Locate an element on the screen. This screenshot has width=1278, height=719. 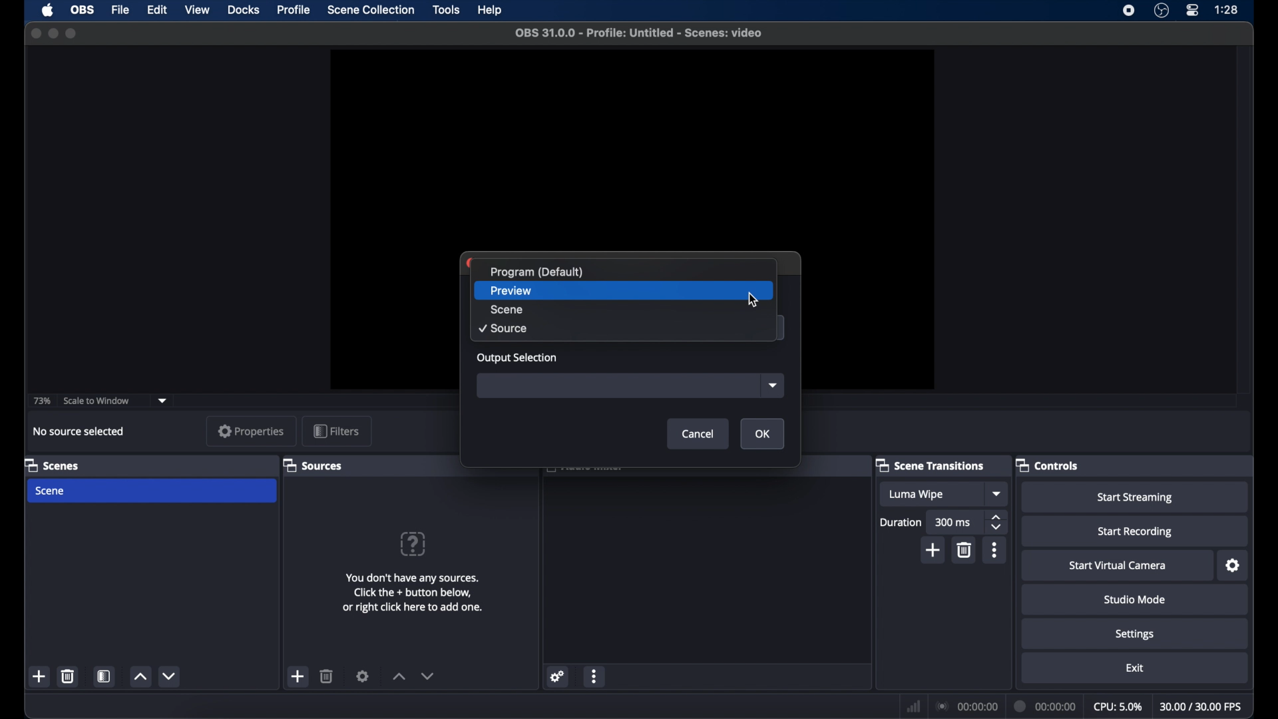
network is located at coordinates (914, 706).